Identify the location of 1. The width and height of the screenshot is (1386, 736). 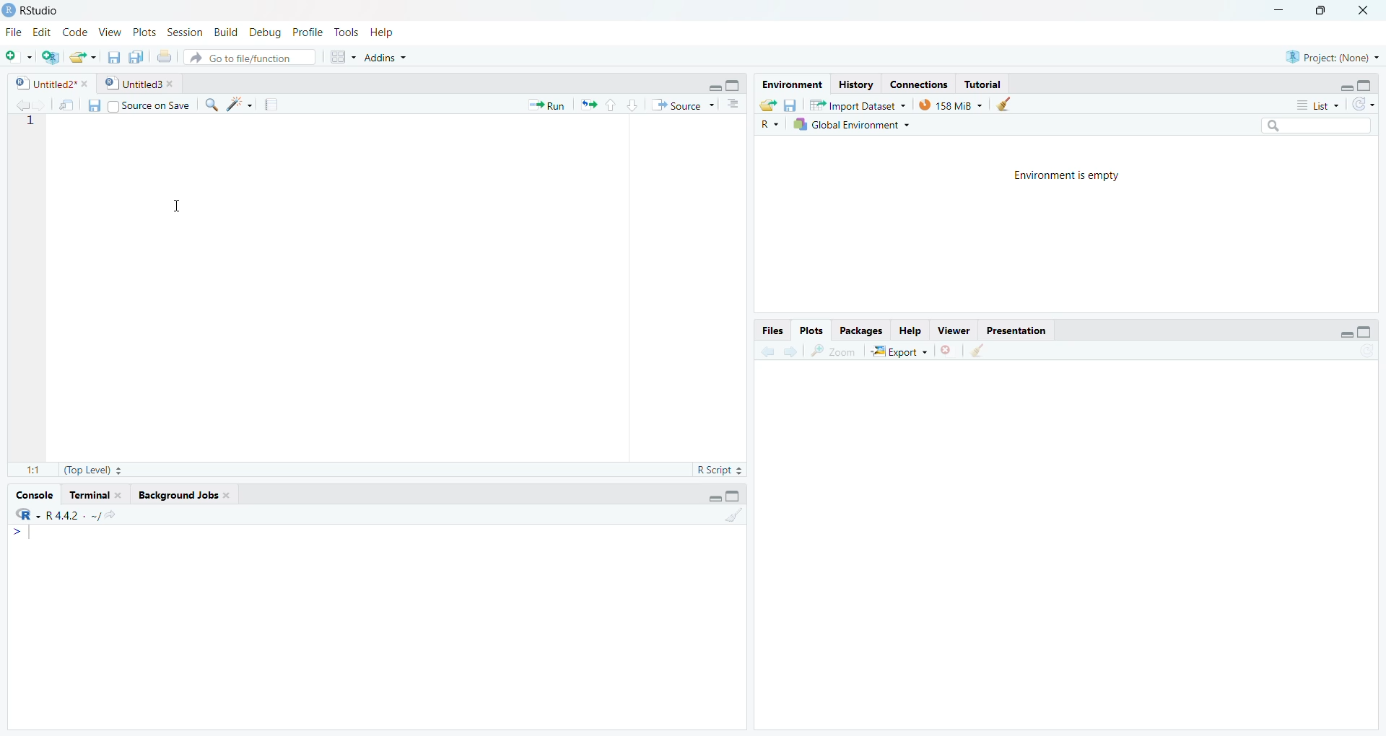
(722, 514).